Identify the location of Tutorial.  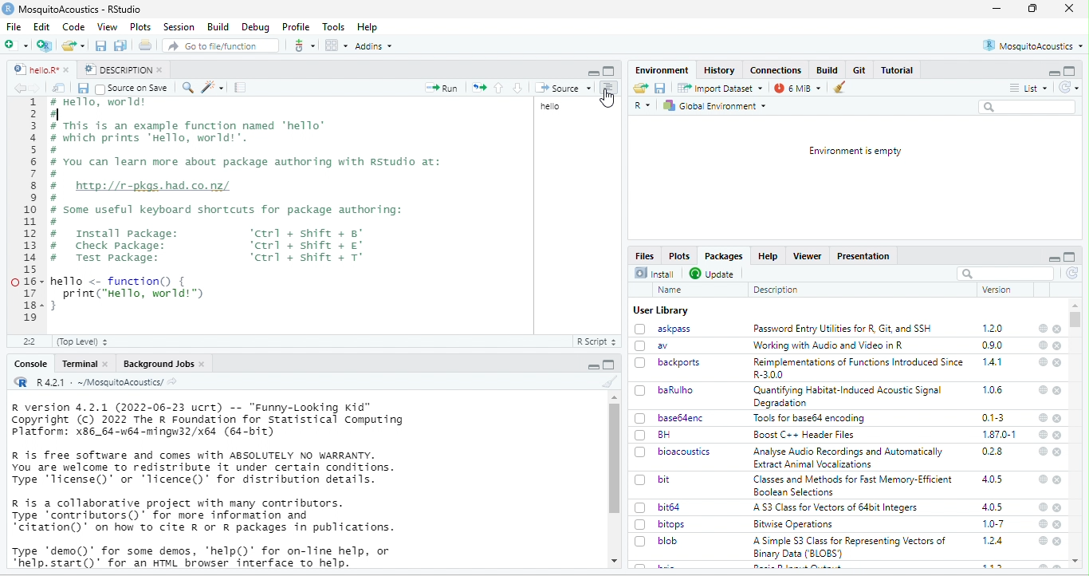
(897, 70).